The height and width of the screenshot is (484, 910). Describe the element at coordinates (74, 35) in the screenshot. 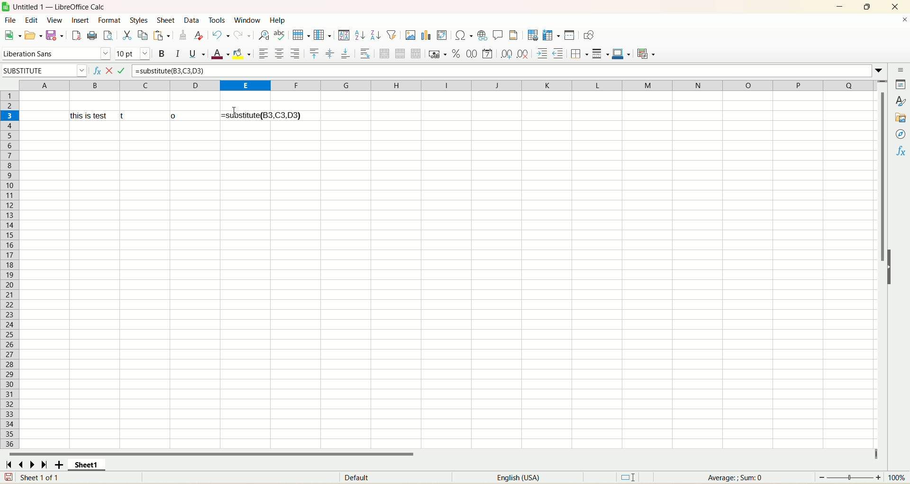

I see `export directly as PDF` at that location.